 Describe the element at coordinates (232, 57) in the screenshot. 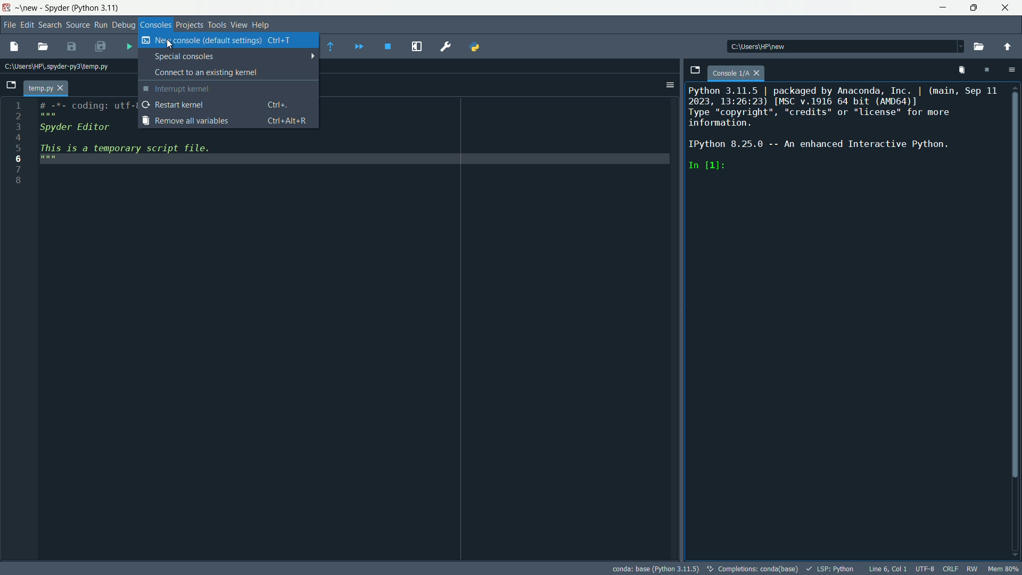

I see `special consoles` at that location.